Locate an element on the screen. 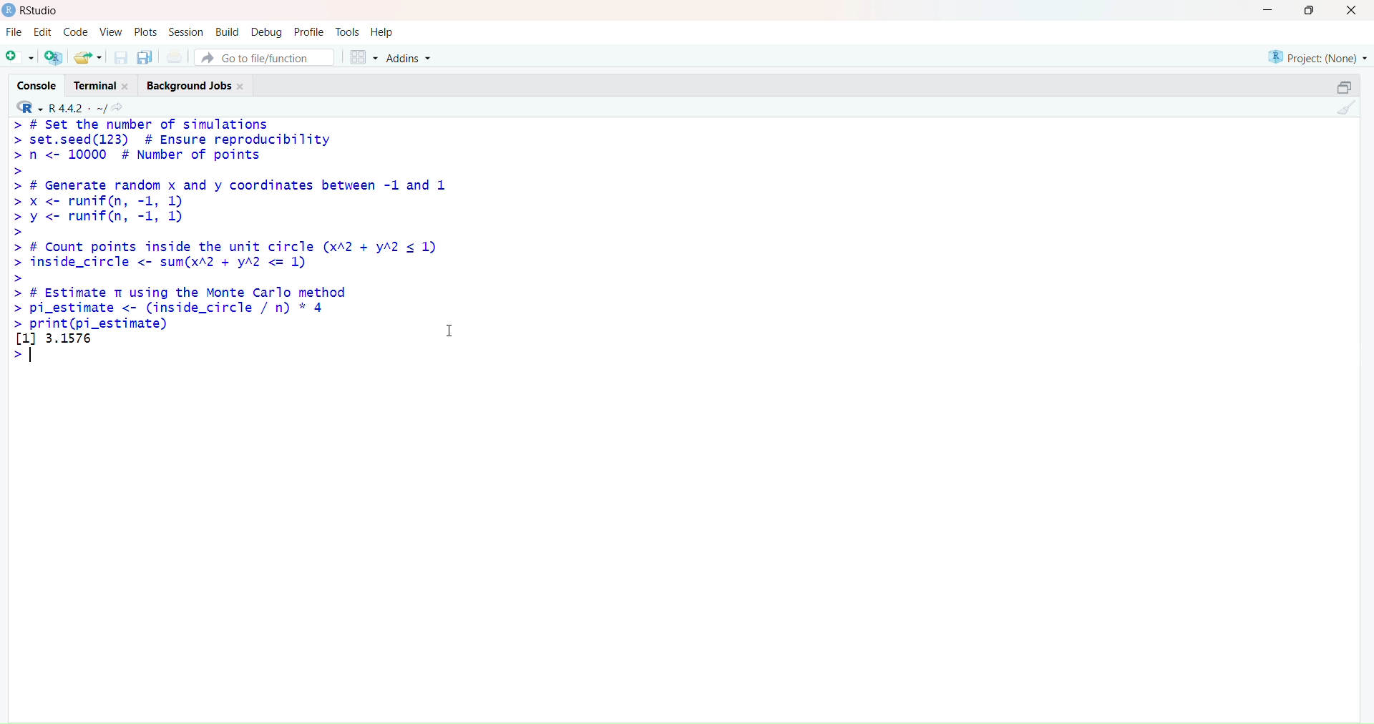 This screenshot has width=1374, height=724. Session is located at coordinates (185, 31).